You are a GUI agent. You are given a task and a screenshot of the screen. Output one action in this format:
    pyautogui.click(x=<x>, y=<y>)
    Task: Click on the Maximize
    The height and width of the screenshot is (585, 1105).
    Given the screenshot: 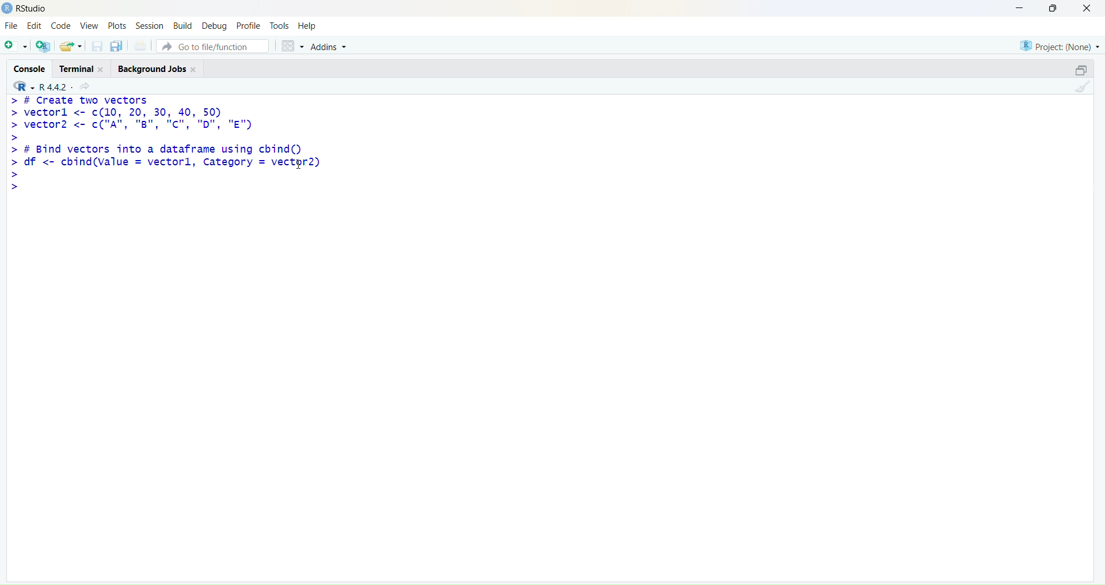 What is the action you would take?
    pyautogui.click(x=1054, y=8)
    